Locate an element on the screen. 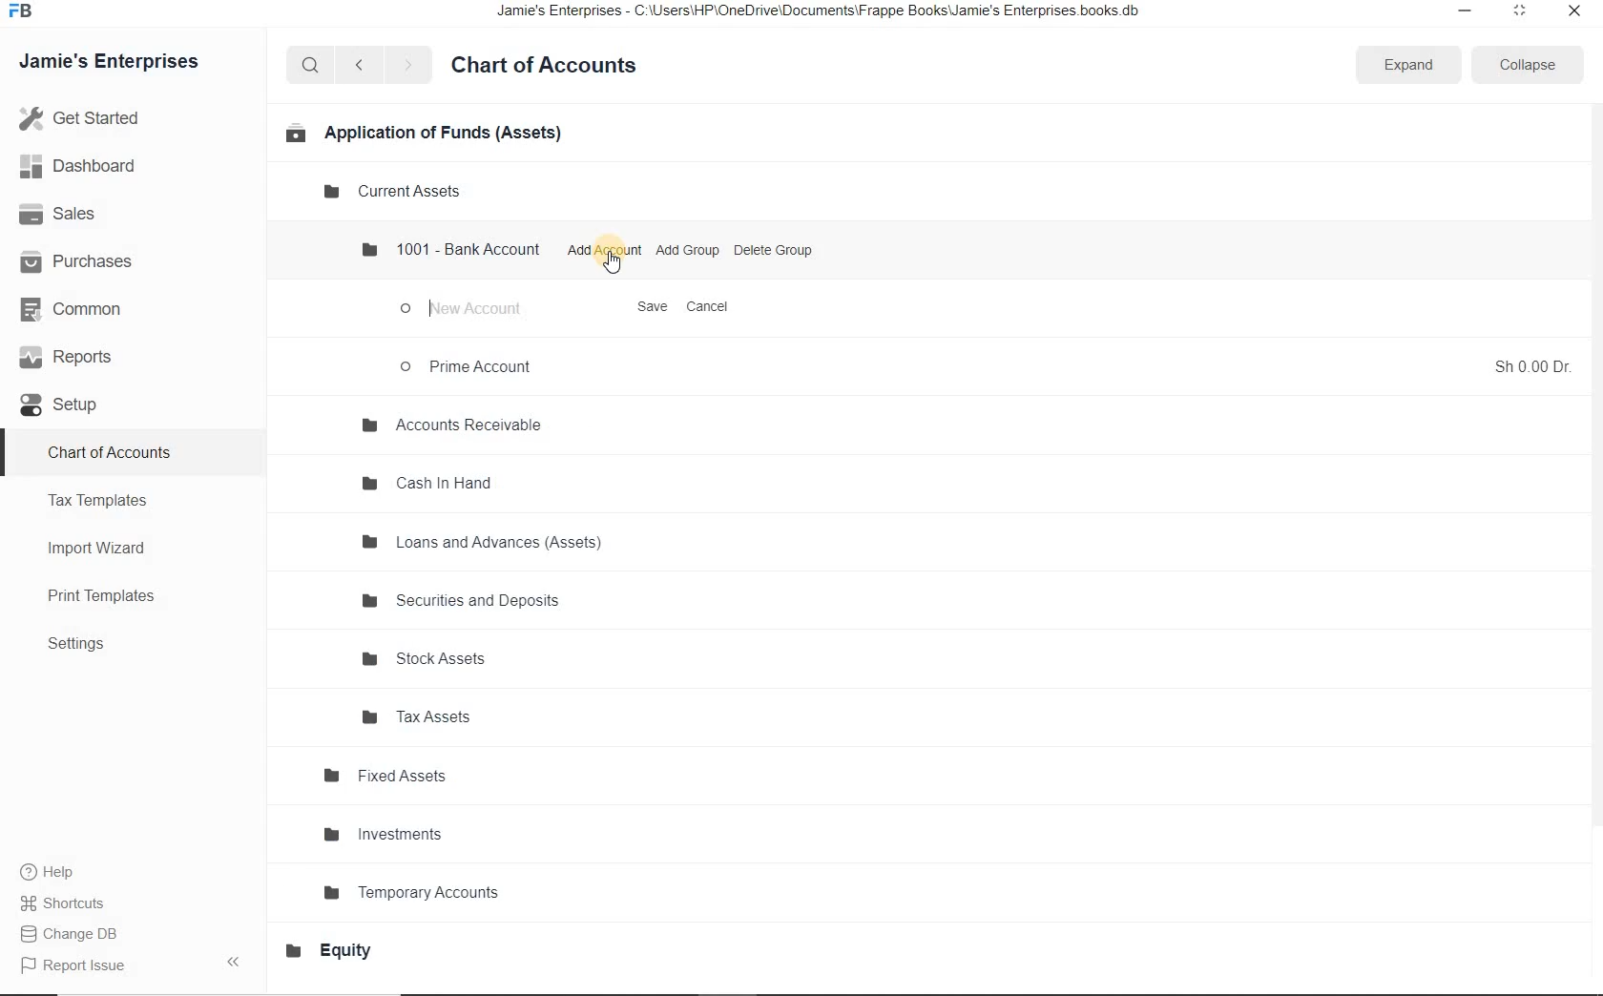 This screenshot has height=996, width=1603. Change DB is located at coordinates (74, 935).